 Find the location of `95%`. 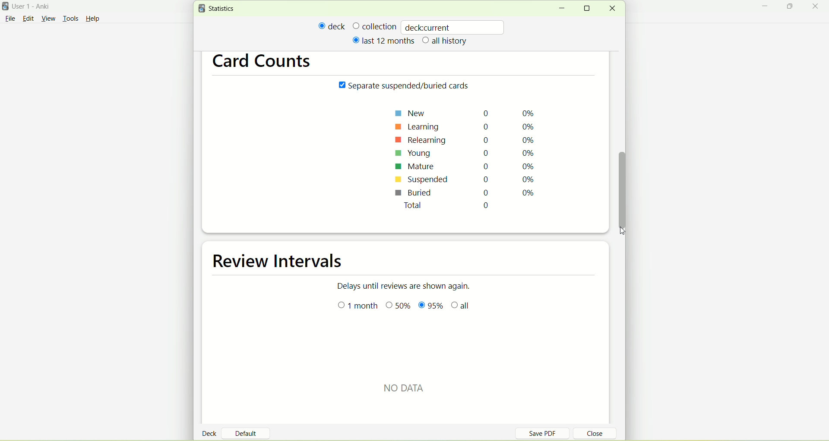

95% is located at coordinates (430, 306).